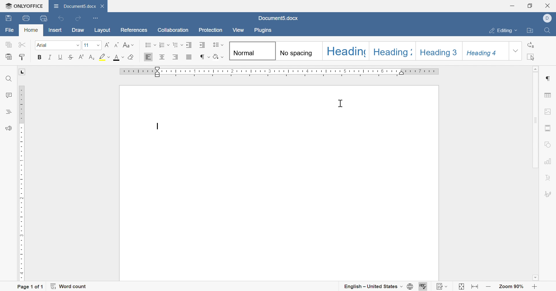  I want to click on highlight color, so click(104, 58).